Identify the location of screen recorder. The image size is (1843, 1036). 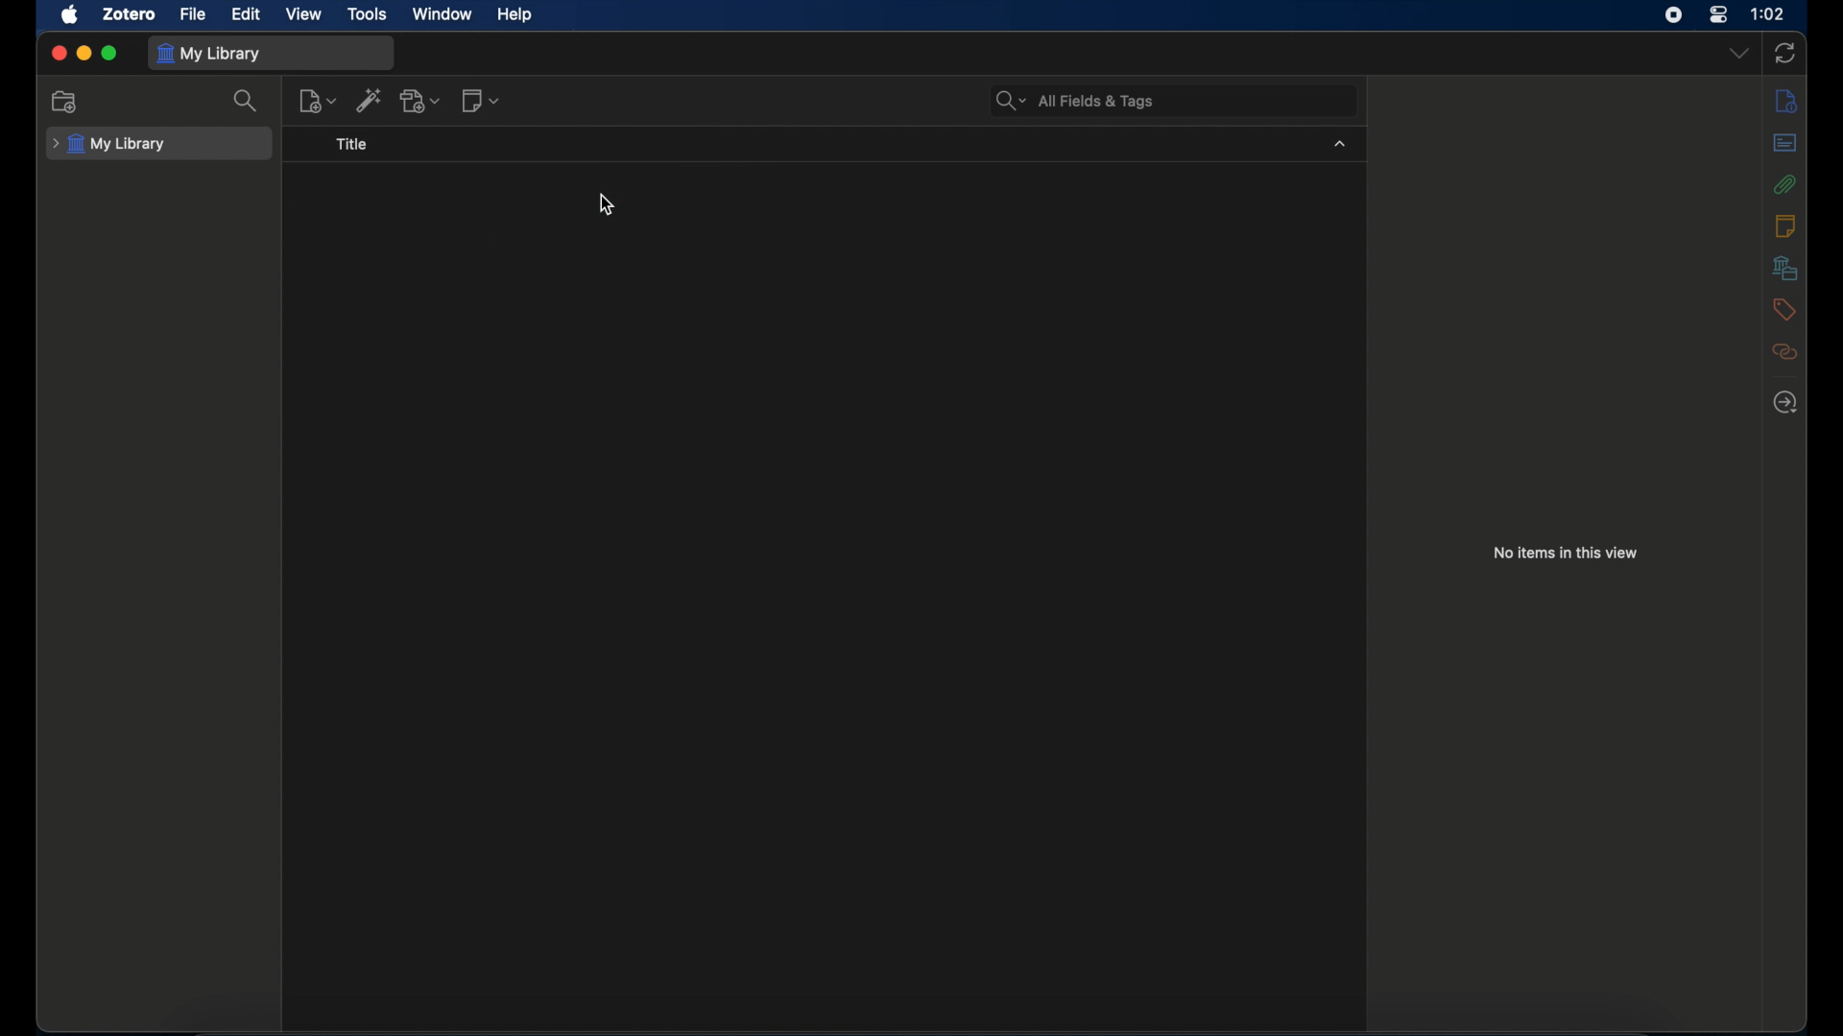
(1674, 15).